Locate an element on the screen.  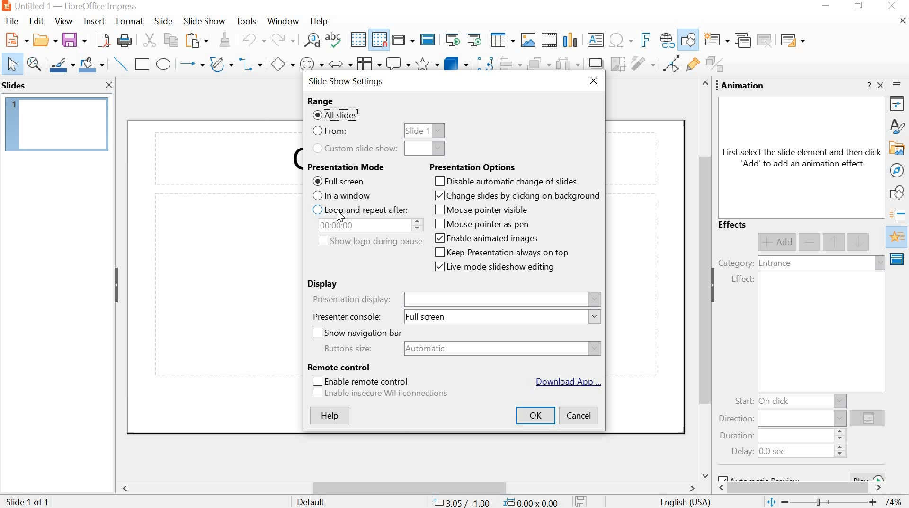
display grid is located at coordinates (357, 40).